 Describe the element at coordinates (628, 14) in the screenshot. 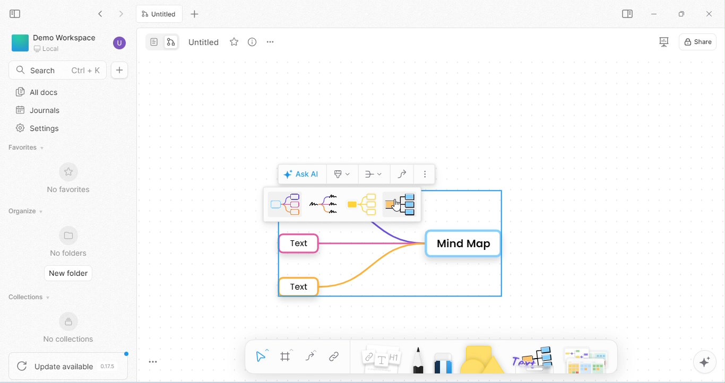

I see `open side bar` at that location.